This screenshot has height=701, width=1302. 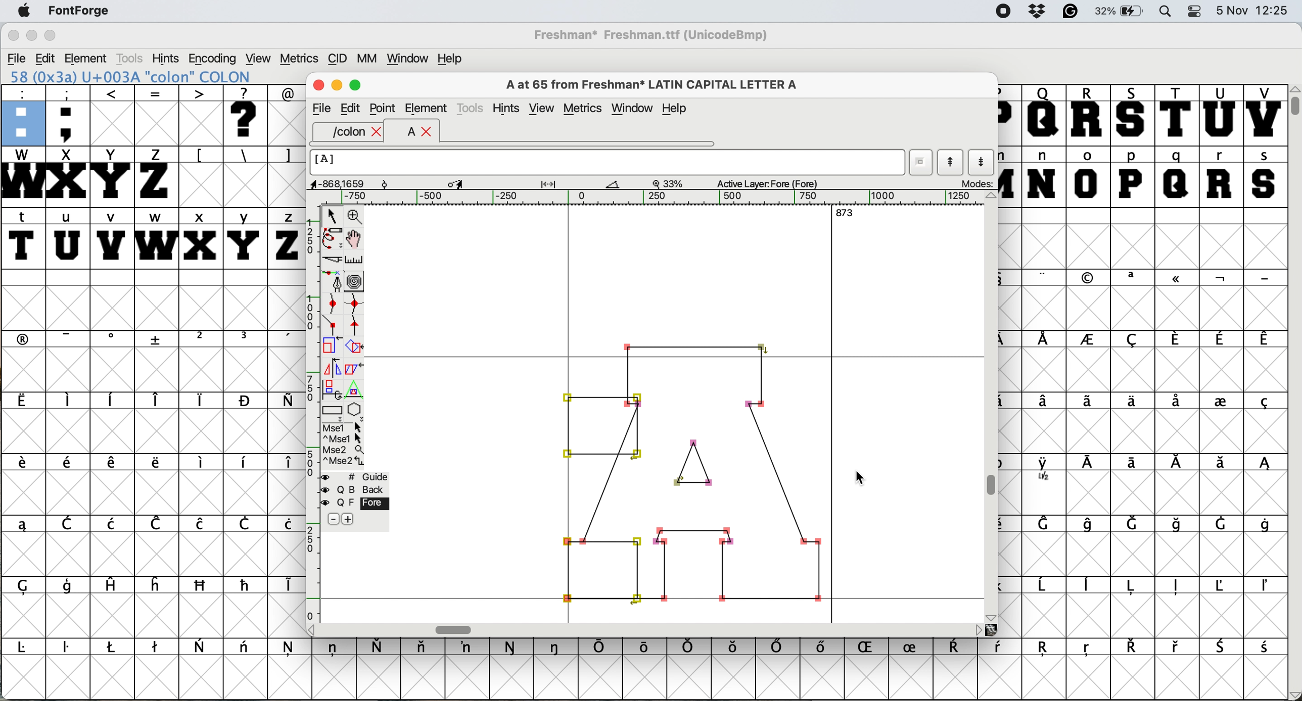 I want to click on symbol, so click(x=1223, y=647).